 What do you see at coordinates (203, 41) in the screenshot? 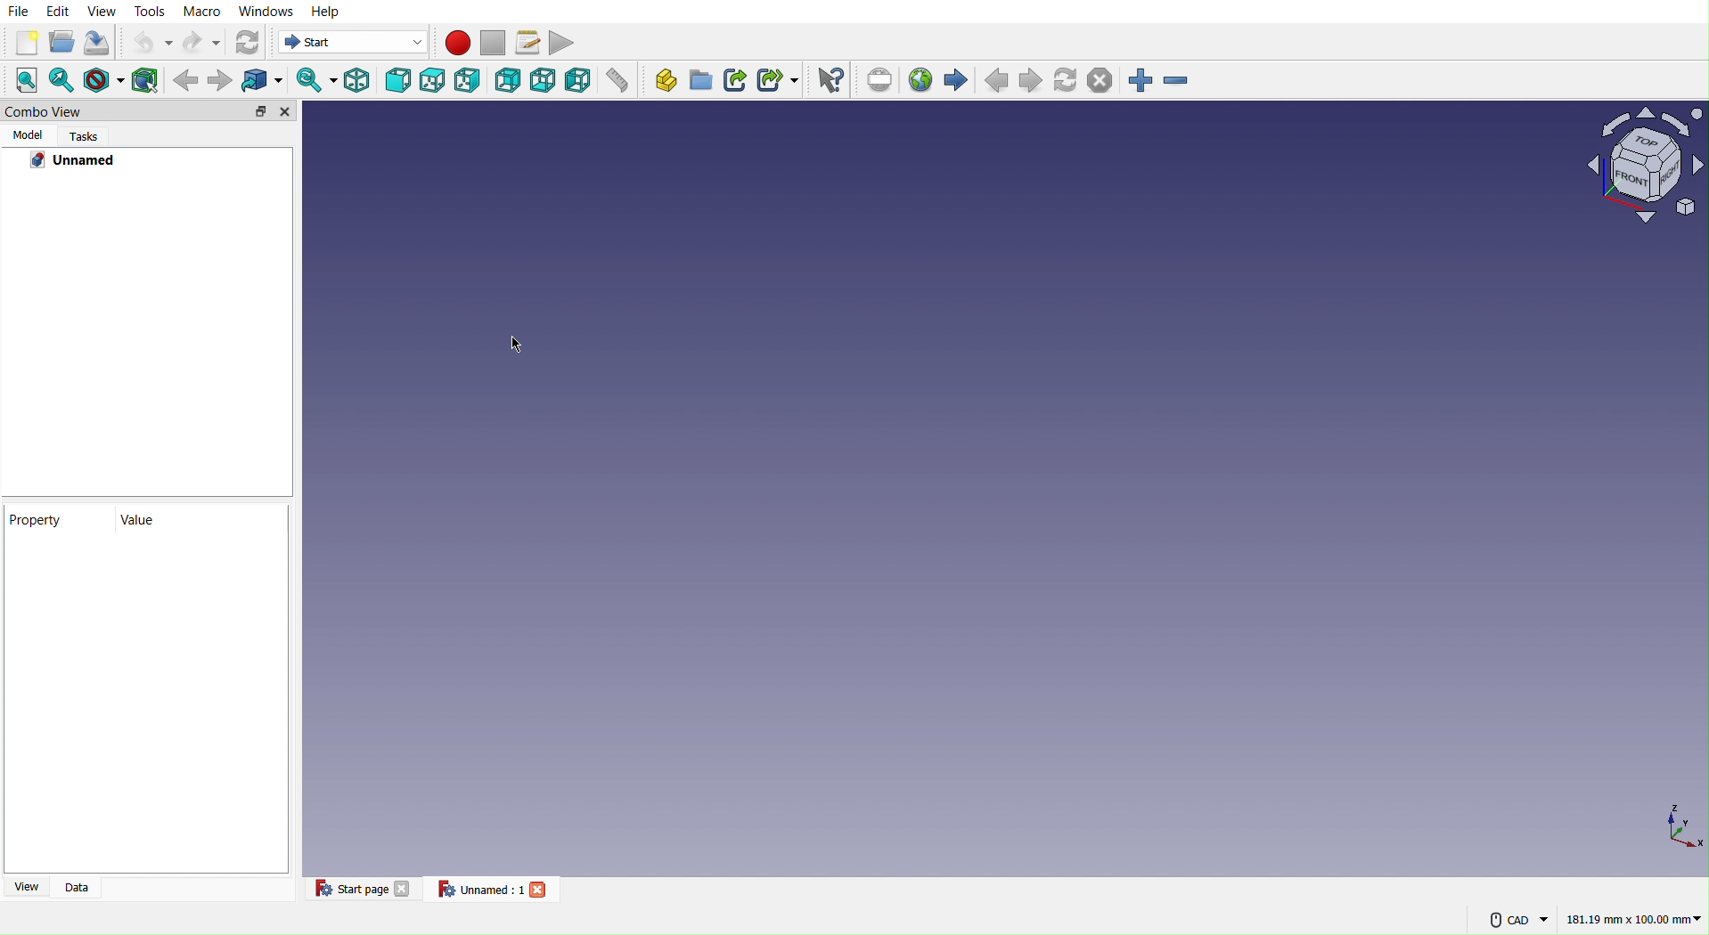
I see `Redo` at bounding box center [203, 41].